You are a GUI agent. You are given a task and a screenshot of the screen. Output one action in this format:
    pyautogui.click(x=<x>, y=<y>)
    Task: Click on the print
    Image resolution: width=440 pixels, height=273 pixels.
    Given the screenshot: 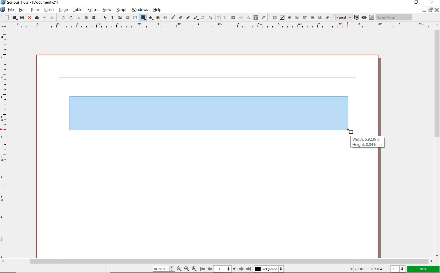 What is the action you would take?
    pyautogui.click(x=37, y=18)
    